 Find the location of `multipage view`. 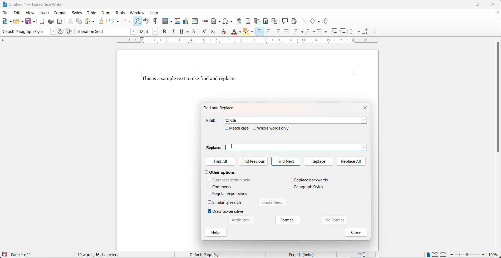

multipage view is located at coordinates (435, 254).